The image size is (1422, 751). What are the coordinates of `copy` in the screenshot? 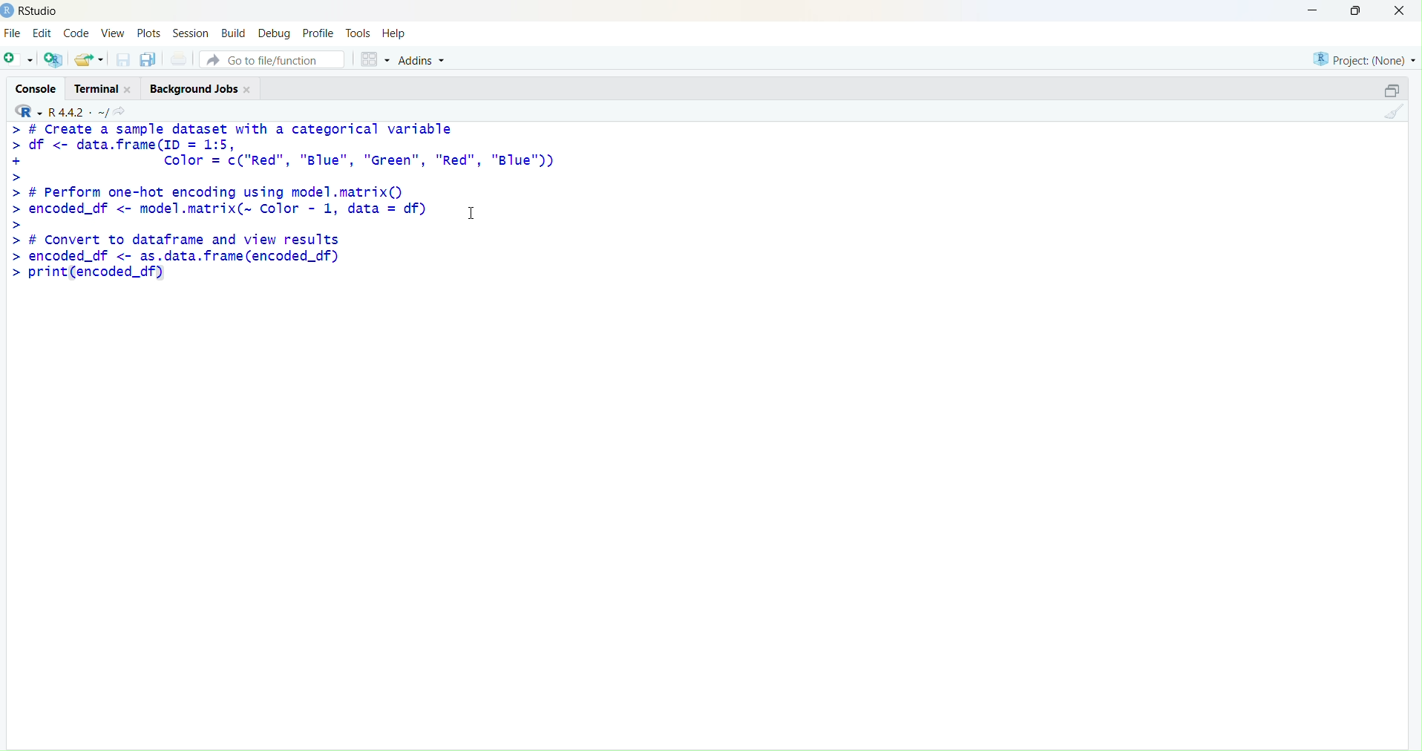 It's located at (148, 59).